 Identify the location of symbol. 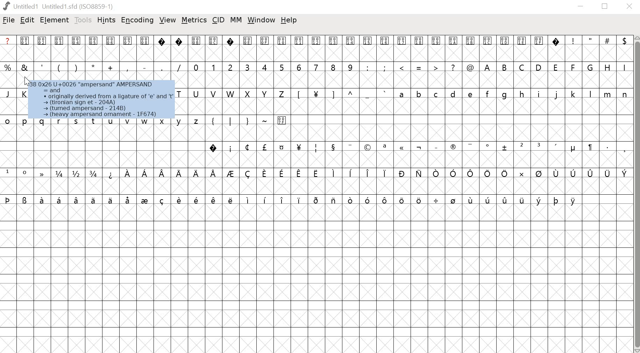
(472, 173).